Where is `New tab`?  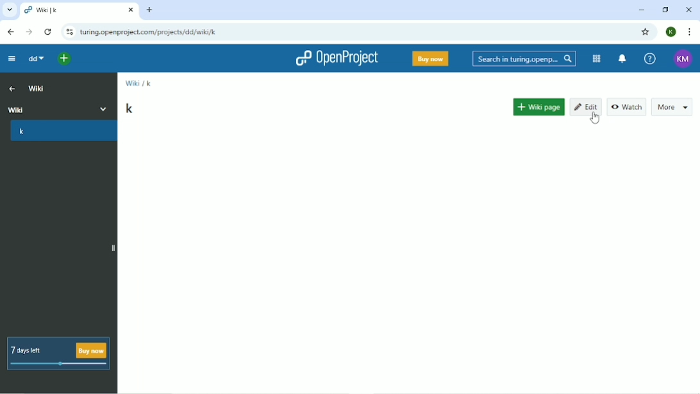
New tab is located at coordinates (151, 10).